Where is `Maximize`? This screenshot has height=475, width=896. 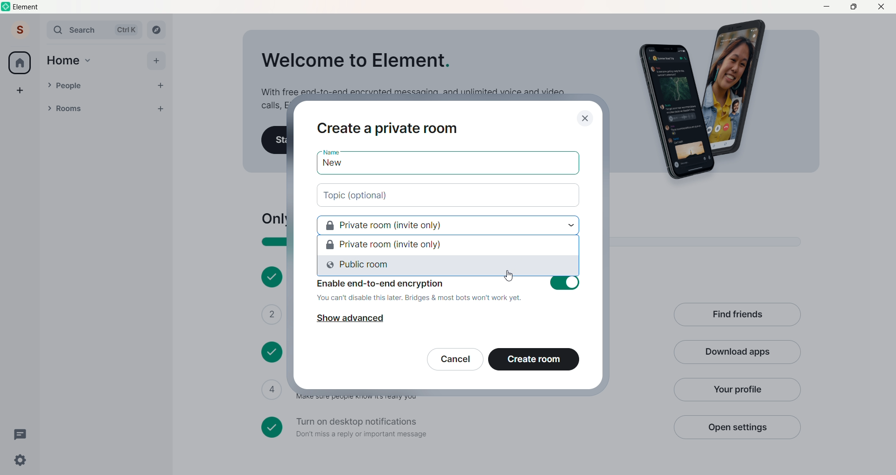
Maximize is located at coordinates (853, 6).